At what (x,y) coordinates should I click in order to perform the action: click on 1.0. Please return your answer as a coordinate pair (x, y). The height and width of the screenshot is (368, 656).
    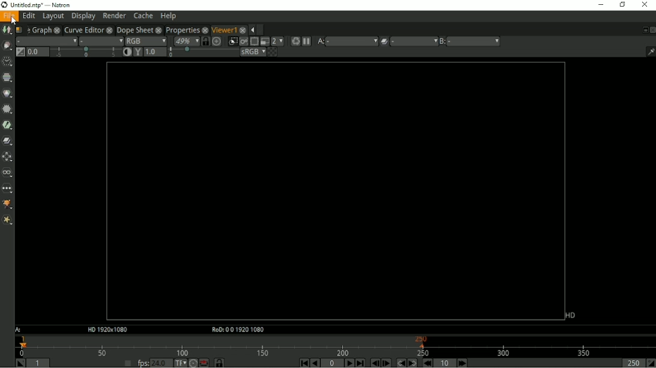
    Looking at the image, I should click on (155, 52).